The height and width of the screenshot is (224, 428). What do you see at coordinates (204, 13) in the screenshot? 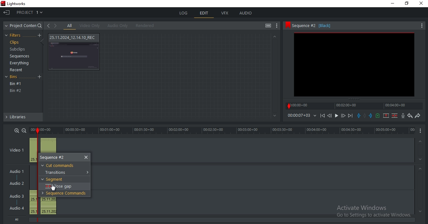
I see `edit` at bounding box center [204, 13].